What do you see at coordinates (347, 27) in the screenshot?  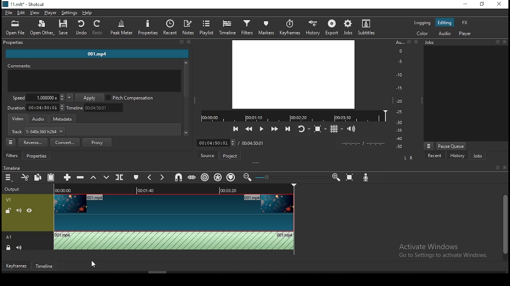 I see `jobs` at bounding box center [347, 27].